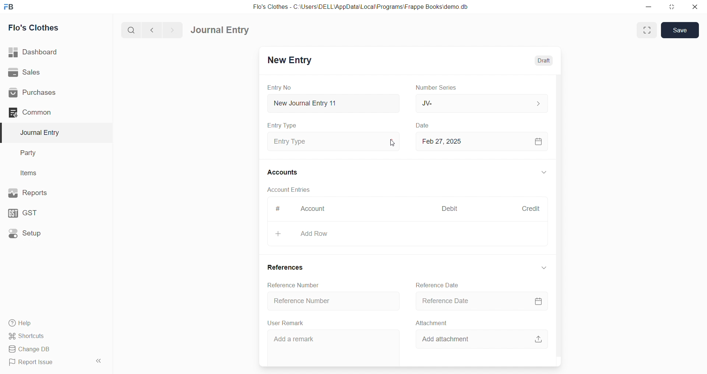 This screenshot has width=707, height=374. I want to click on Add a remark, so click(333, 348).